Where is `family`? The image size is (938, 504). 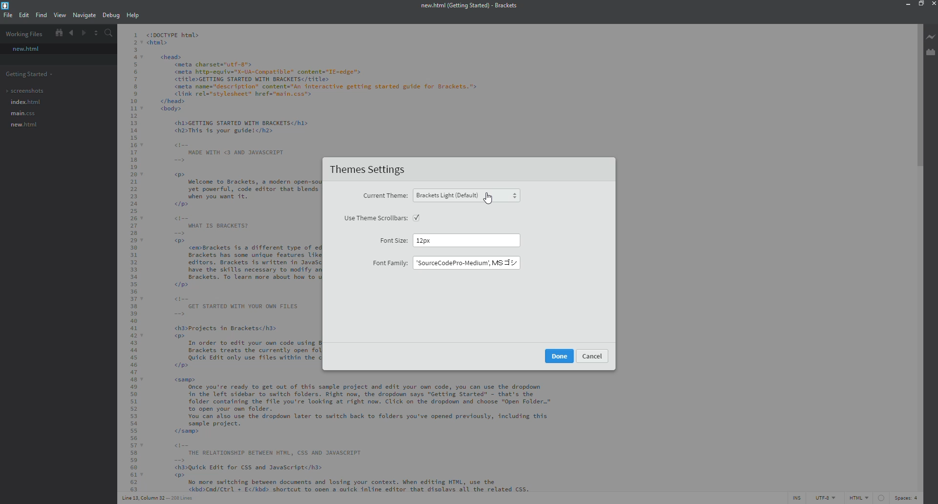 family is located at coordinates (466, 263).